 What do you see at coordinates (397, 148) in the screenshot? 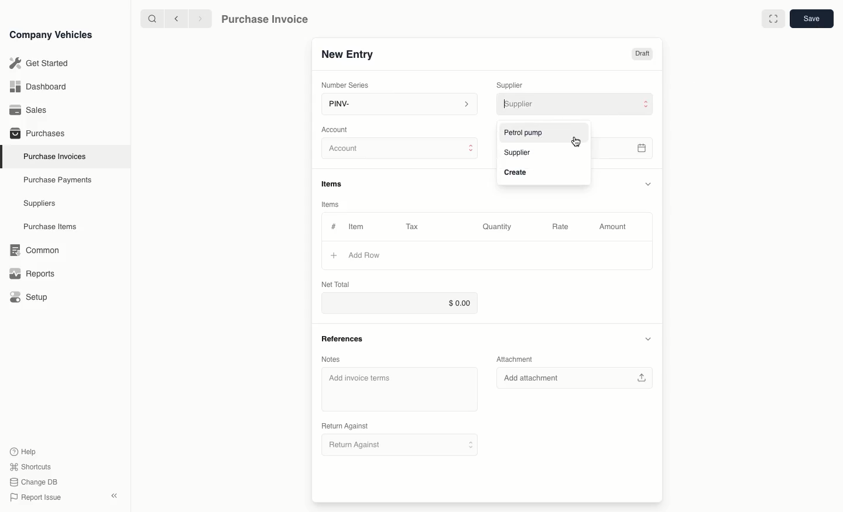
I see `Account` at bounding box center [397, 148].